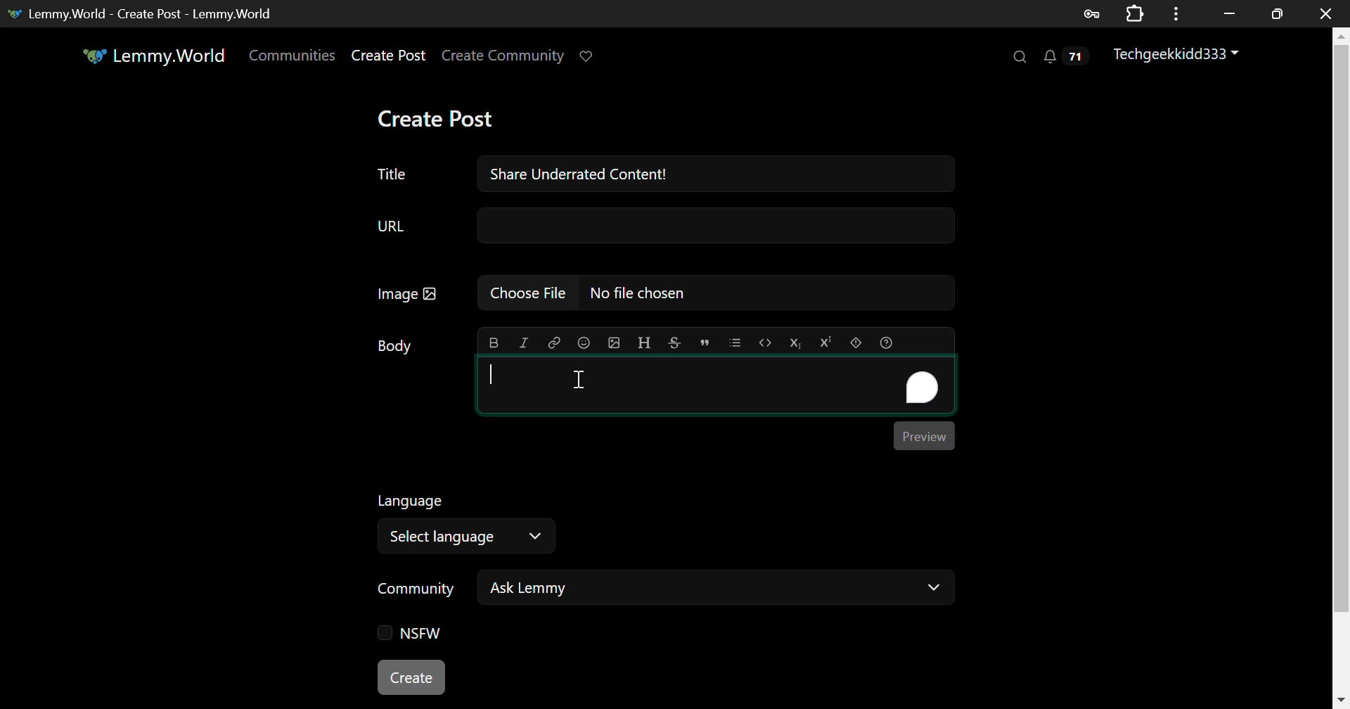 The width and height of the screenshot is (1350, 709). I want to click on Insert Image, so click(613, 343).